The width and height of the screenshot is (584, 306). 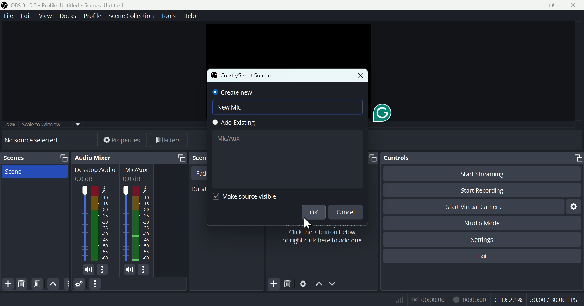 I want to click on , so click(x=138, y=170).